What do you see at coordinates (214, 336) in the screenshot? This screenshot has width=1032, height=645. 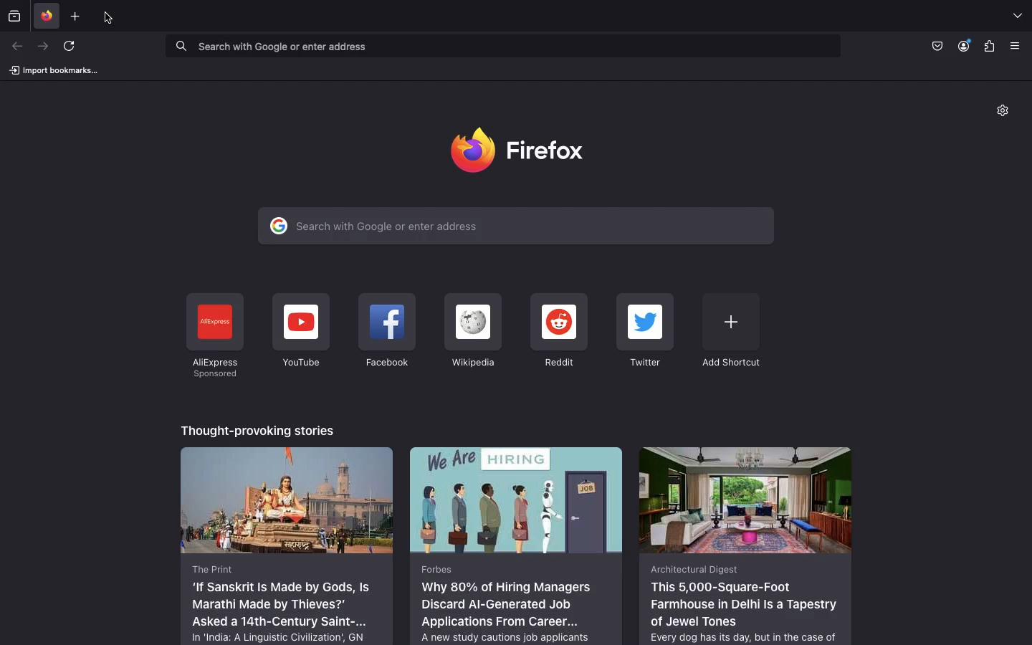 I see `AliExpress` at bounding box center [214, 336].